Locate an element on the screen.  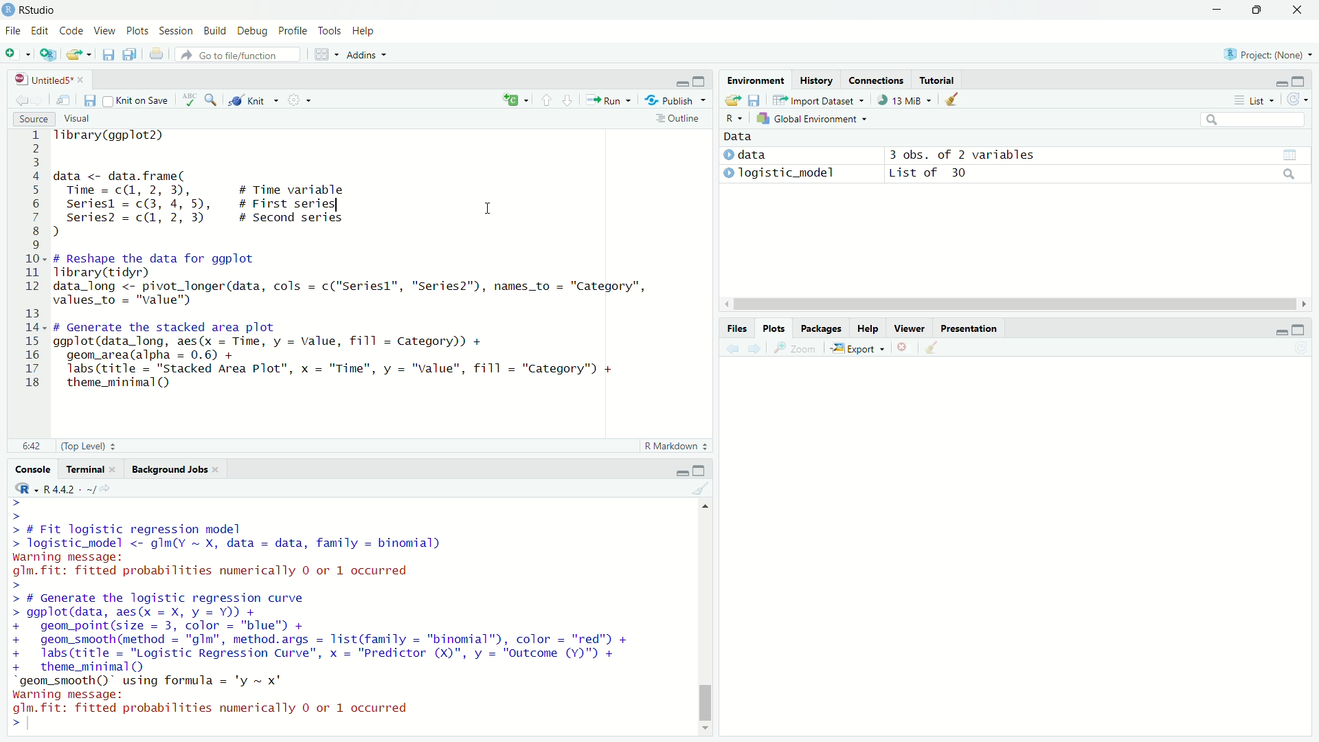
6:42 is located at coordinates (30, 445).